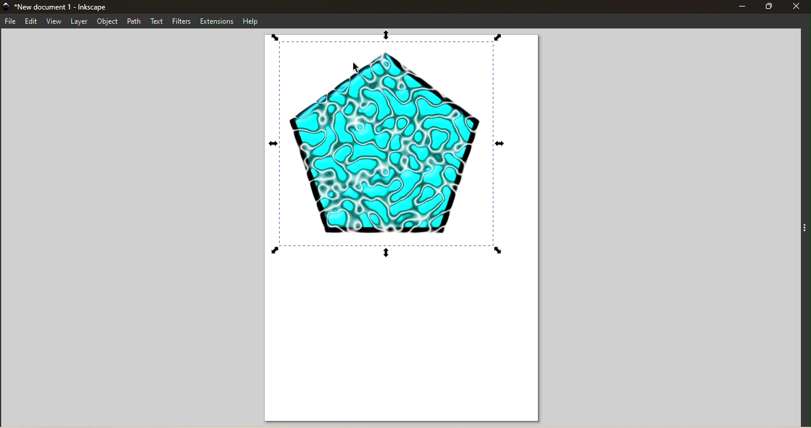 This screenshot has width=811, height=428. What do you see at coordinates (6, 7) in the screenshot?
I see `app icon` at bounding box center [6, 7].